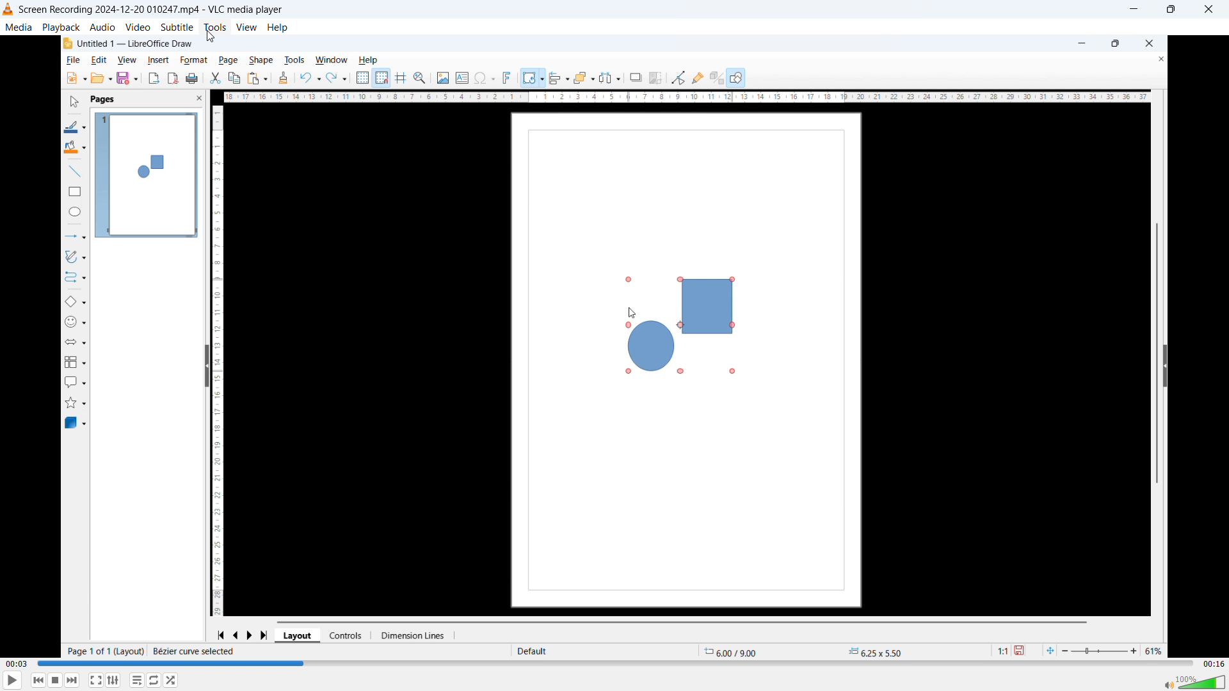 The height and width of the screenshot is (691, 1229). What do you see at coordinates (137, 680) in the screenshot?
I see `Toggle playlist` at bounding box center [137, 680].